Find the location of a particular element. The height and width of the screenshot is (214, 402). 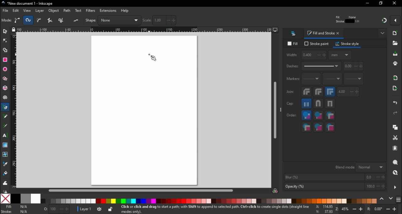

pattern offset is located at coordinates (354, 67).